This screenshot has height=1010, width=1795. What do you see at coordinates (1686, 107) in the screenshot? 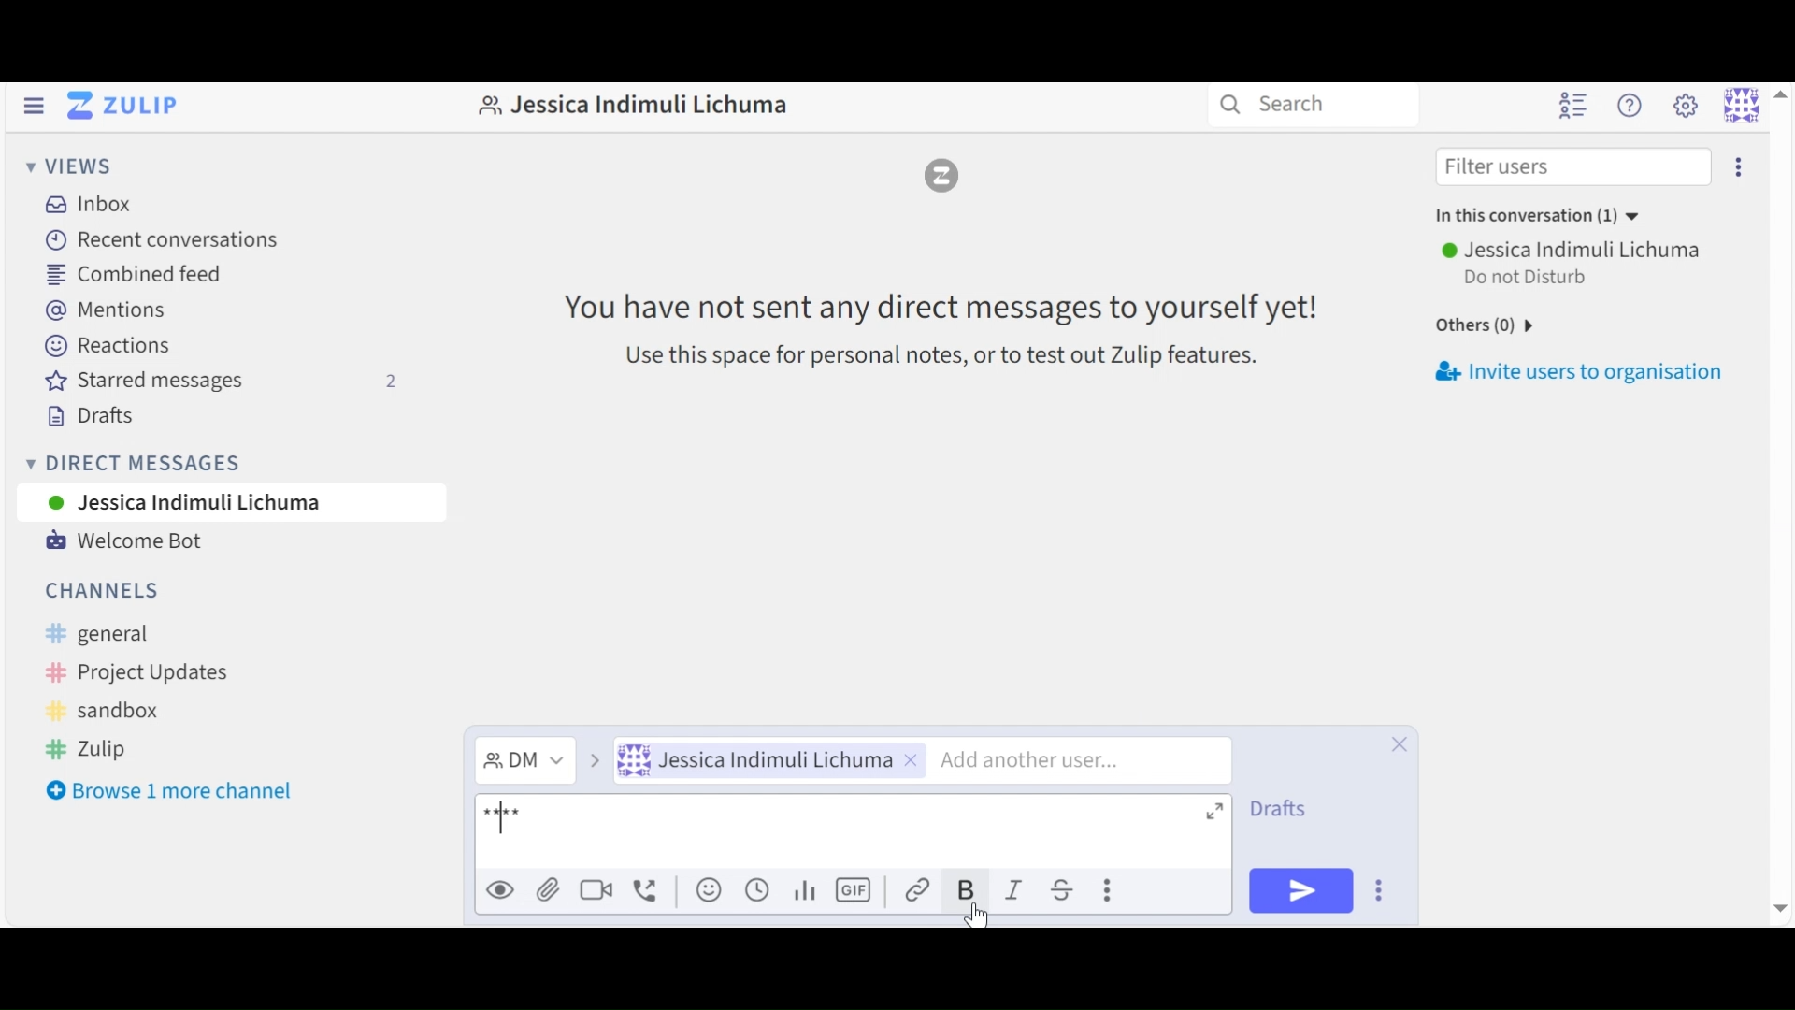
I see `Main menu` at bounding box center [1686, 107].